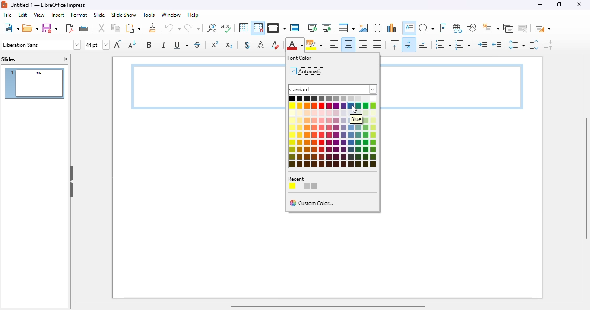 The width and height of the screenshot is (590, 310). I want to click on title, so click(49, 5).